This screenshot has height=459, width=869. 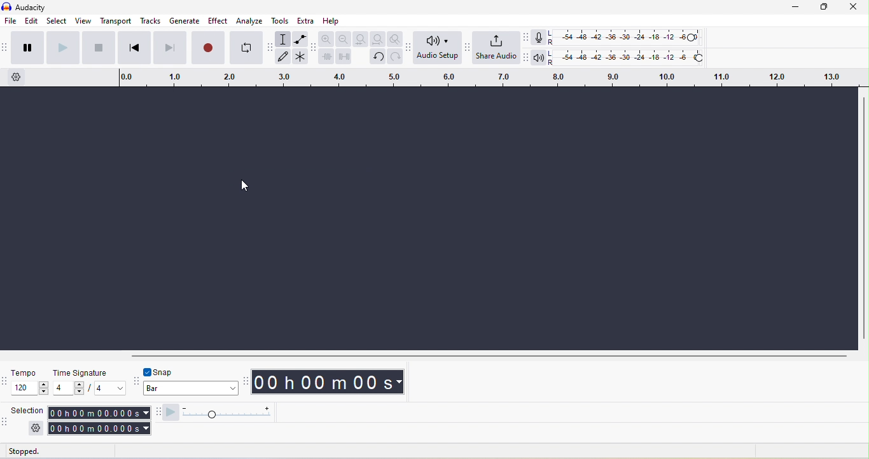 I want to click on record, so click(x=207, y=48).